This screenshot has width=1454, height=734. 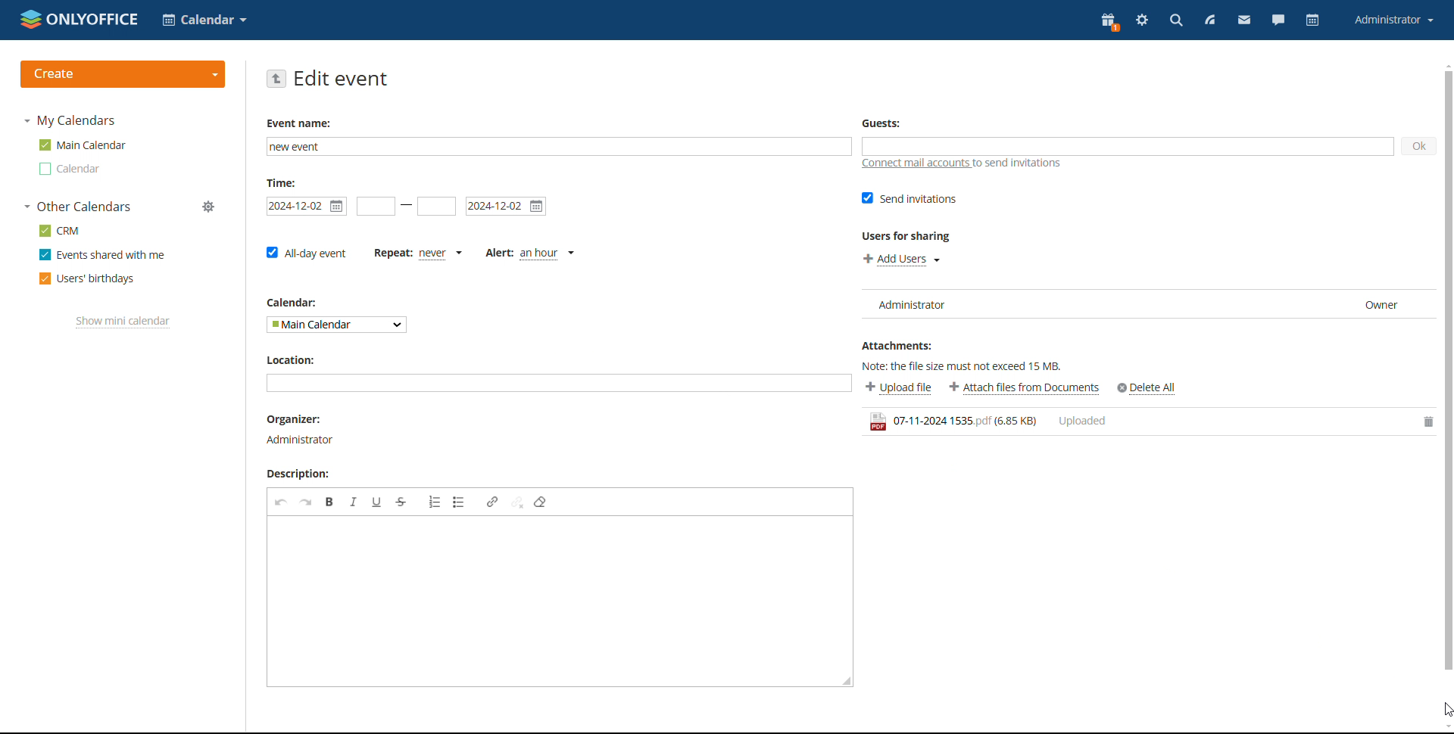 I want to click on upload file, so click(x=899, y=388).